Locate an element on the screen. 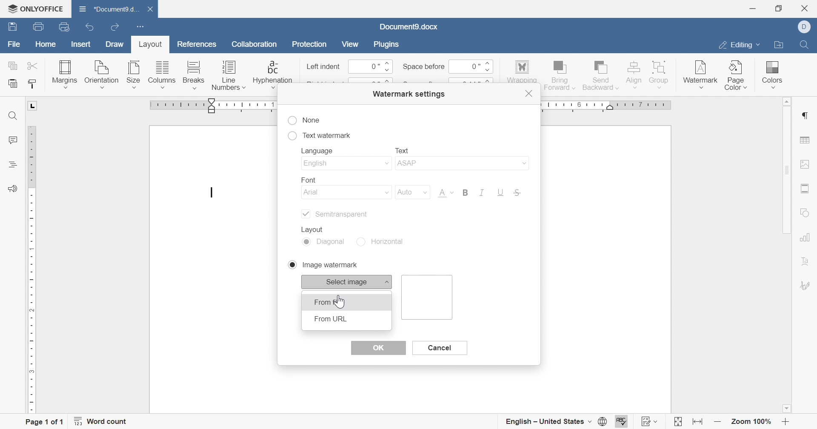 Image resolution: width=817 pixels, height=429 pixels. cancel is located at coordinates (438, 347).